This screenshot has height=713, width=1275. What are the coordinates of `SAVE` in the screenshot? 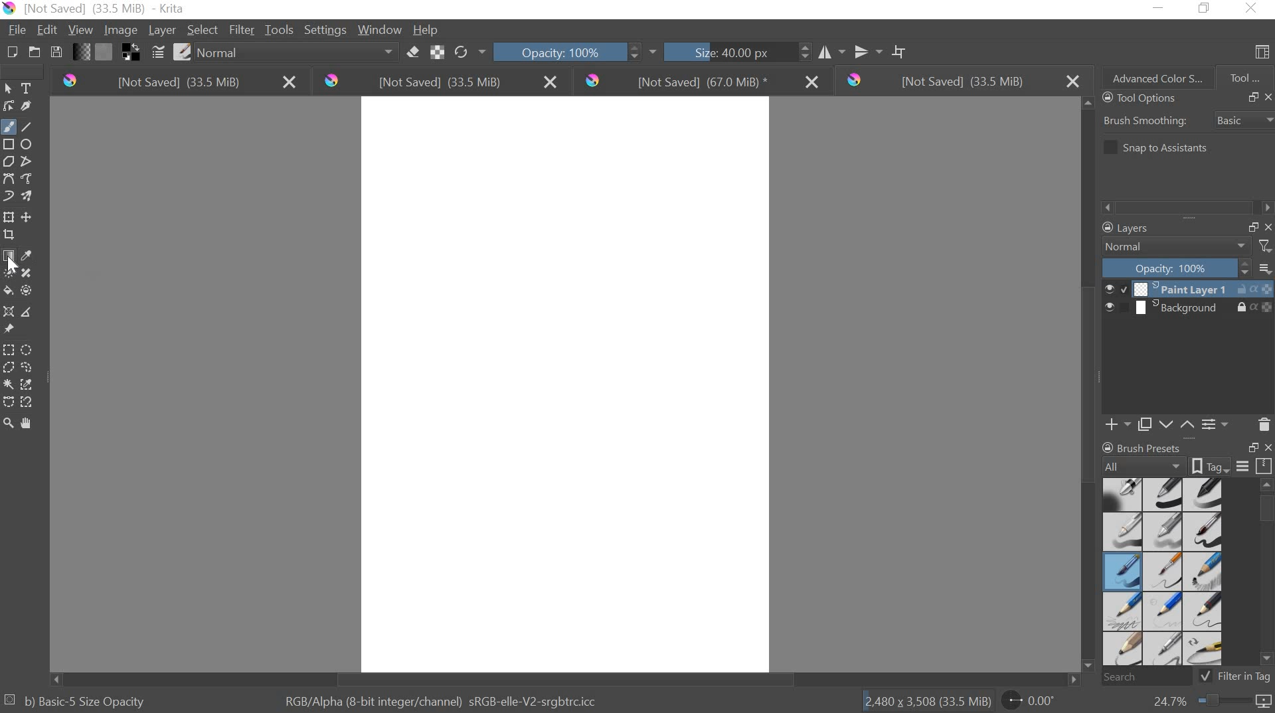 It's located at (56, 51).